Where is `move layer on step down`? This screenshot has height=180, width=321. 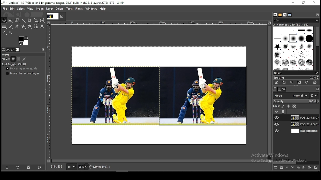 move layer on step down is located at coordinates (293, 168).